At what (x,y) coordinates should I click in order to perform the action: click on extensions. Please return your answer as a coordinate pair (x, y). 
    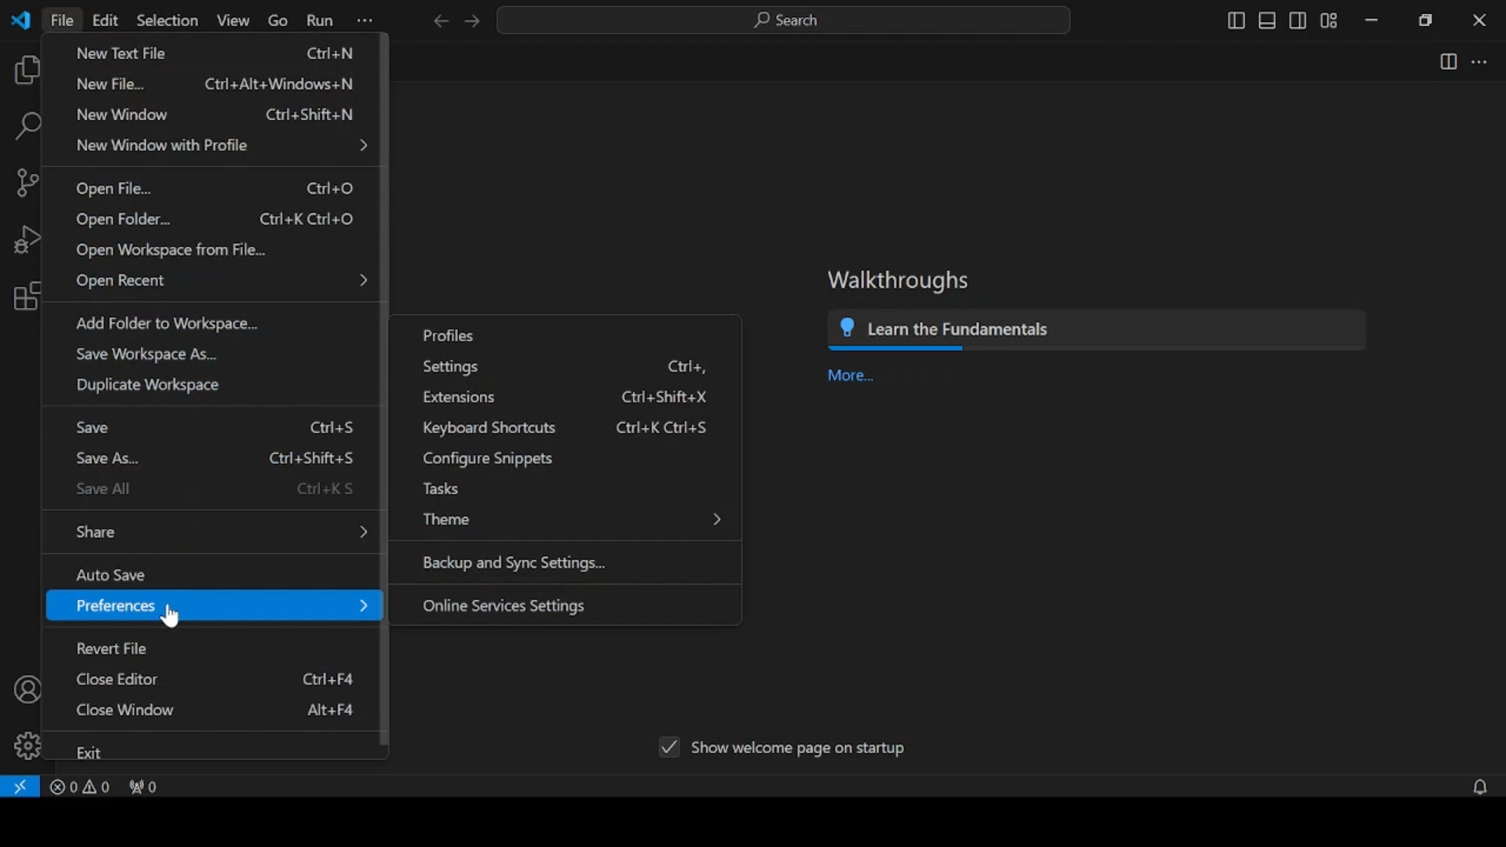
    Looking at the image, I should click on (460, 397).